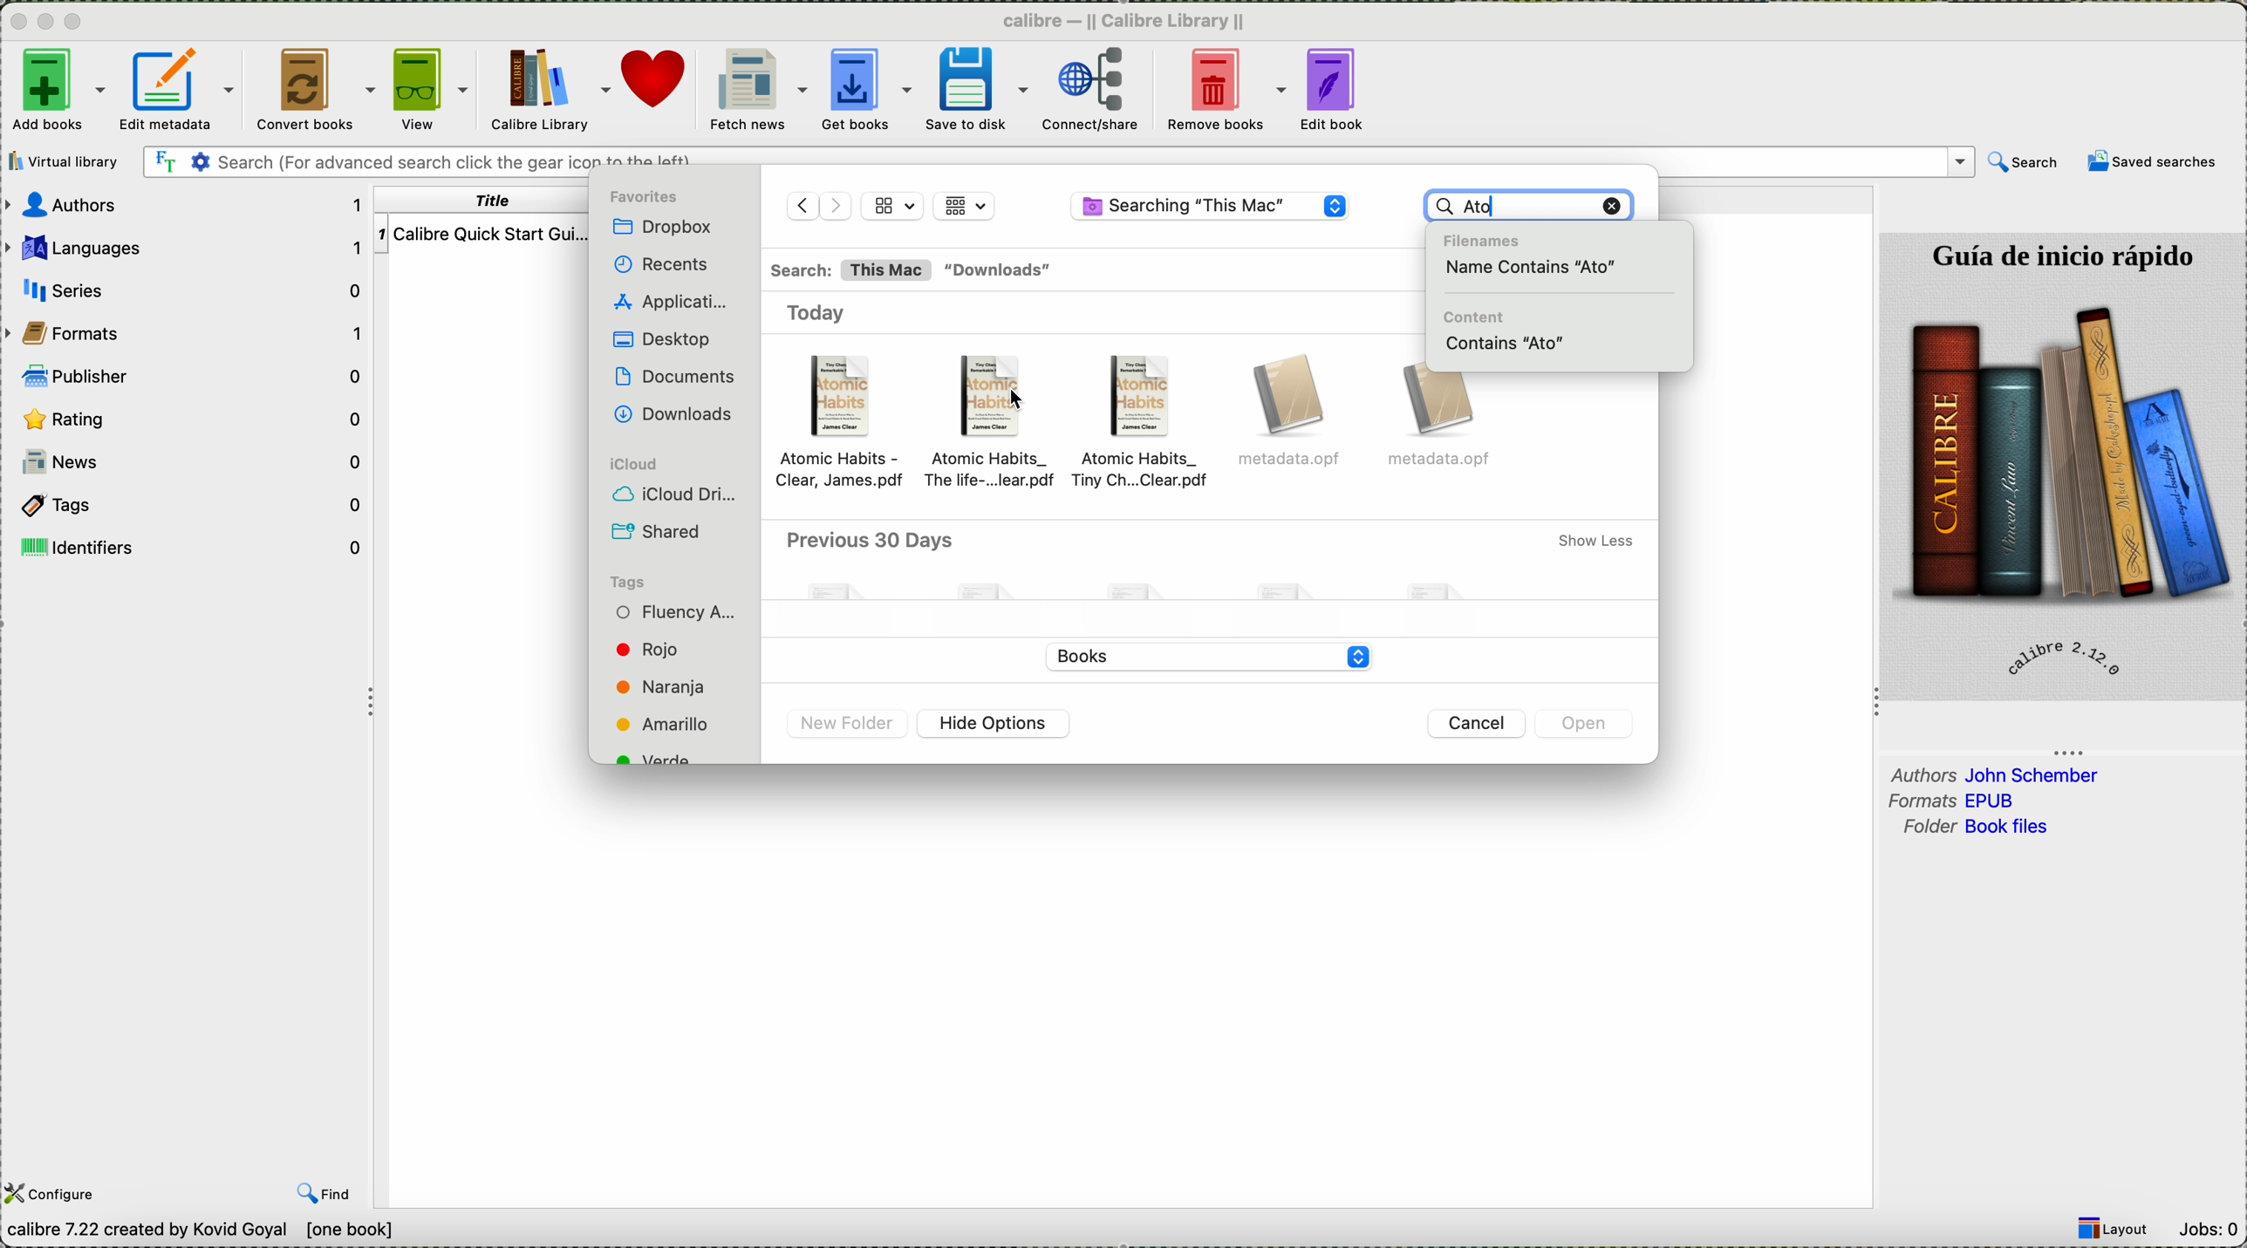 The image size is (2247, 1248). Describe the element at coordinates (55, 92) in the screenshot. I see `click on add books` at that location.